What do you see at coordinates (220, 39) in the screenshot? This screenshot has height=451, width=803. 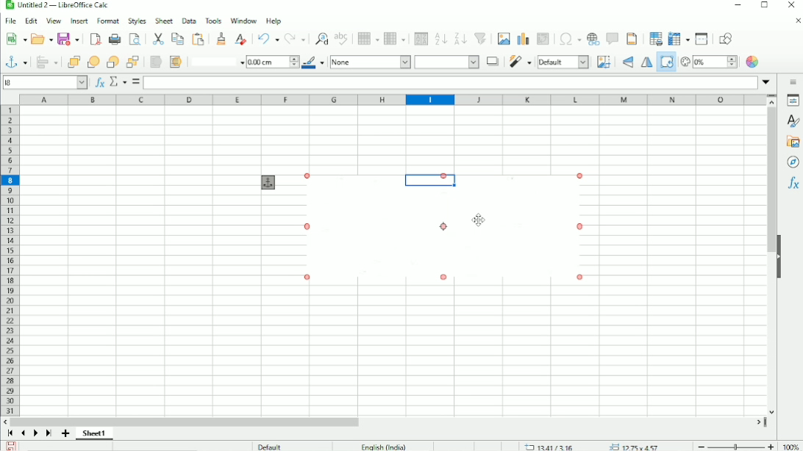 I see `Clone formatting` at bounding box center [220, 39].